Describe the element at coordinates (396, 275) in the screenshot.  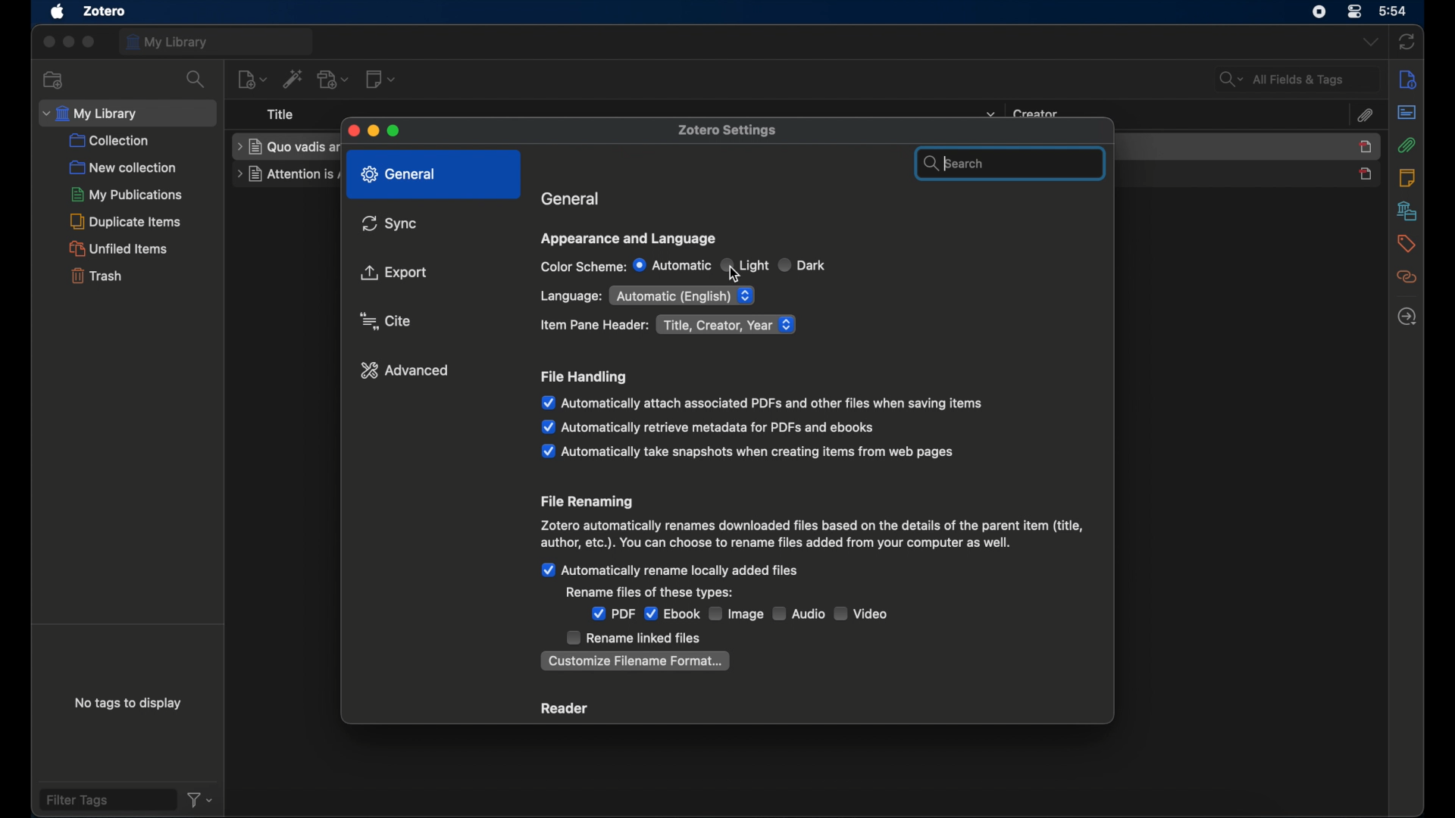
I see `export` at that location.